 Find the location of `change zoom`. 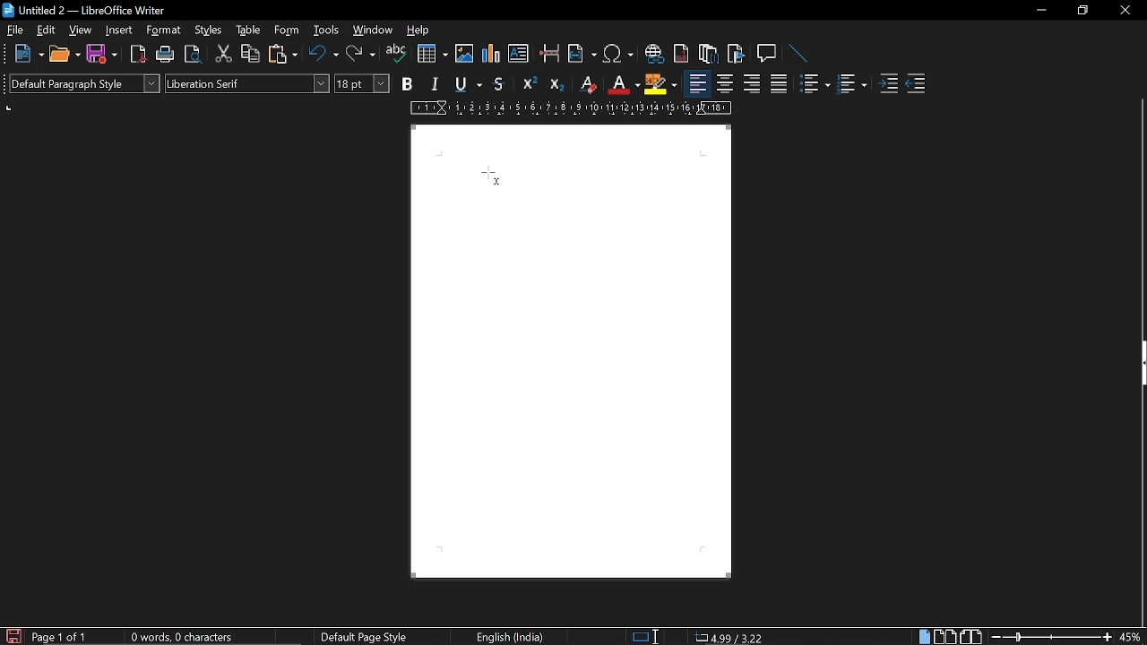

change zoom is located at coordinates (1051, 637).